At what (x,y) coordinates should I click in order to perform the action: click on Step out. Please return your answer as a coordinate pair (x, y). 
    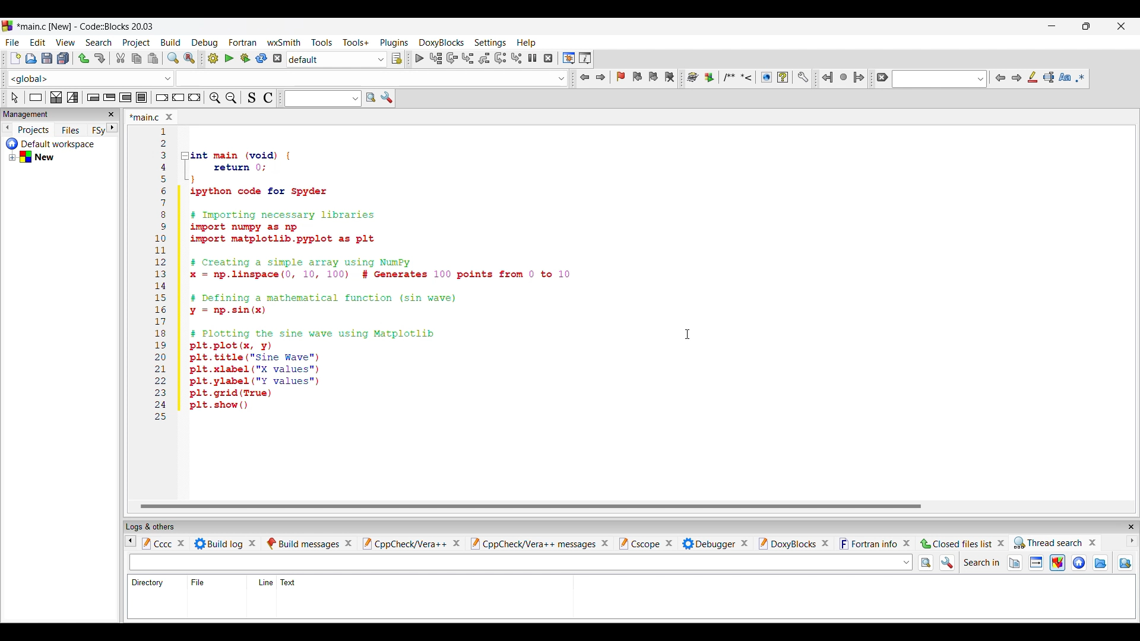
    Looking at the image, I should click on (484, 59).